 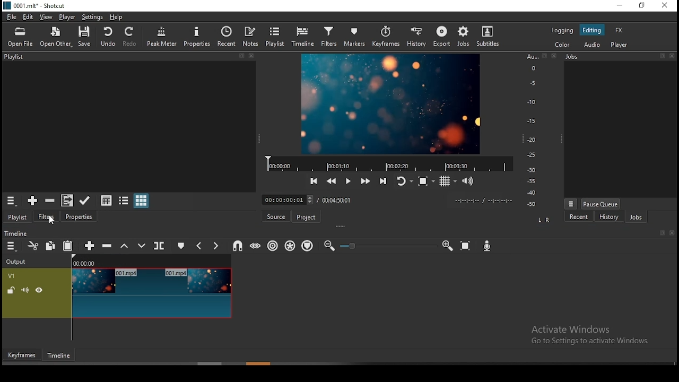 What do you see at coordinates (277, 38) in the screenshot?
I see `playlist` at bounding box center [277, 38].